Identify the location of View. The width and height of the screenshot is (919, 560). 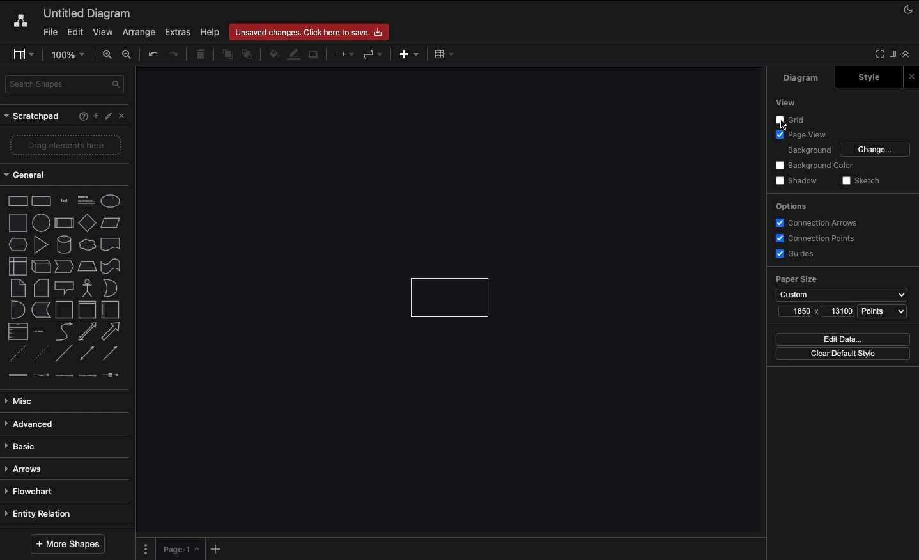
(105, 33).